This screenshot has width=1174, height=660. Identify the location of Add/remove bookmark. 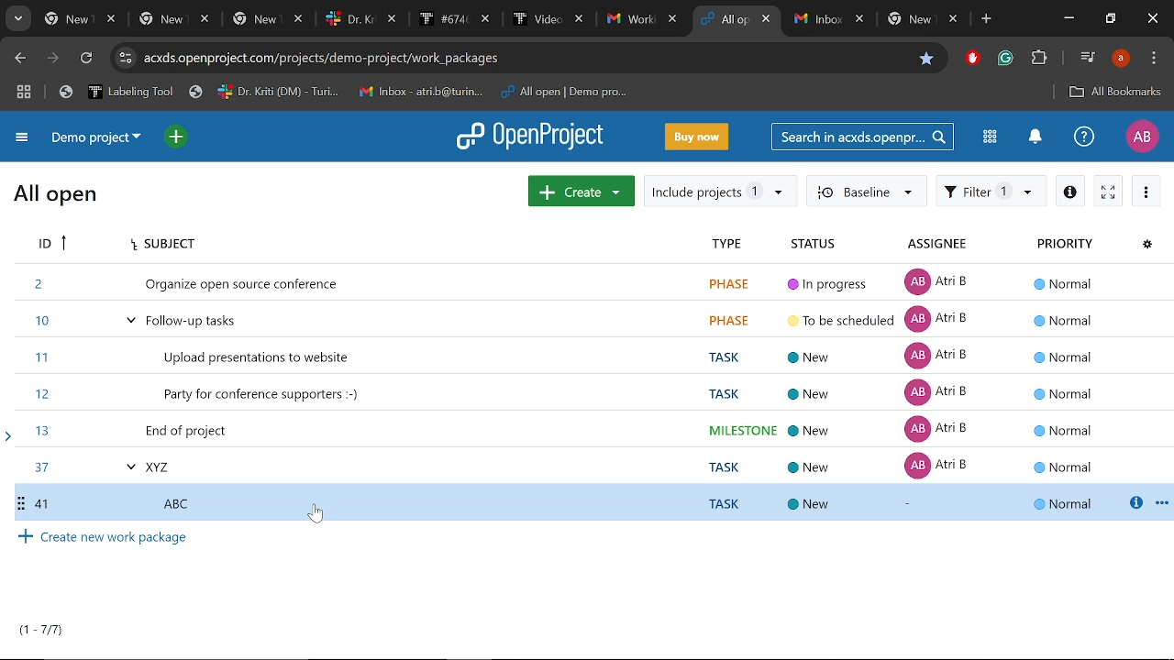
(926, 59).